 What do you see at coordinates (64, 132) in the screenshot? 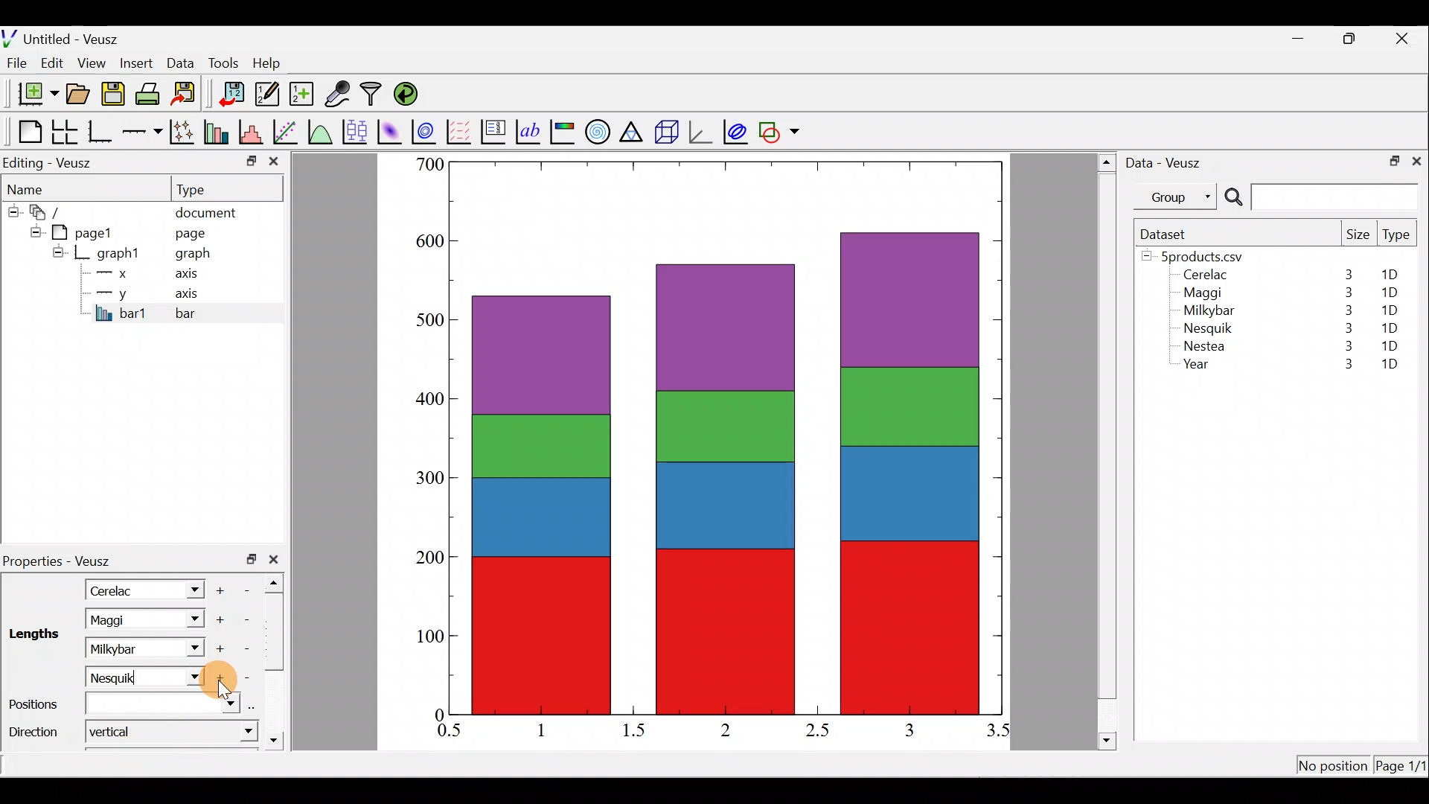
I see `Arrange graphs in a grid` at bounding box center [64, 132].